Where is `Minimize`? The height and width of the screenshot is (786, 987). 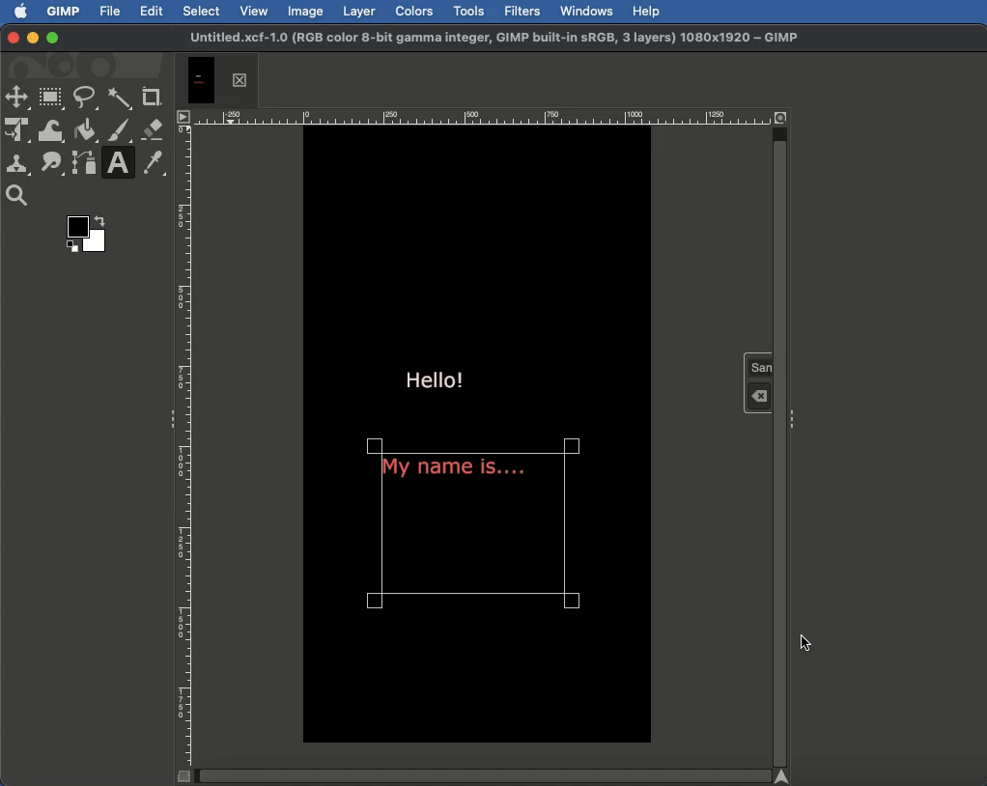 Minimize is located at coordinates (31, 39).